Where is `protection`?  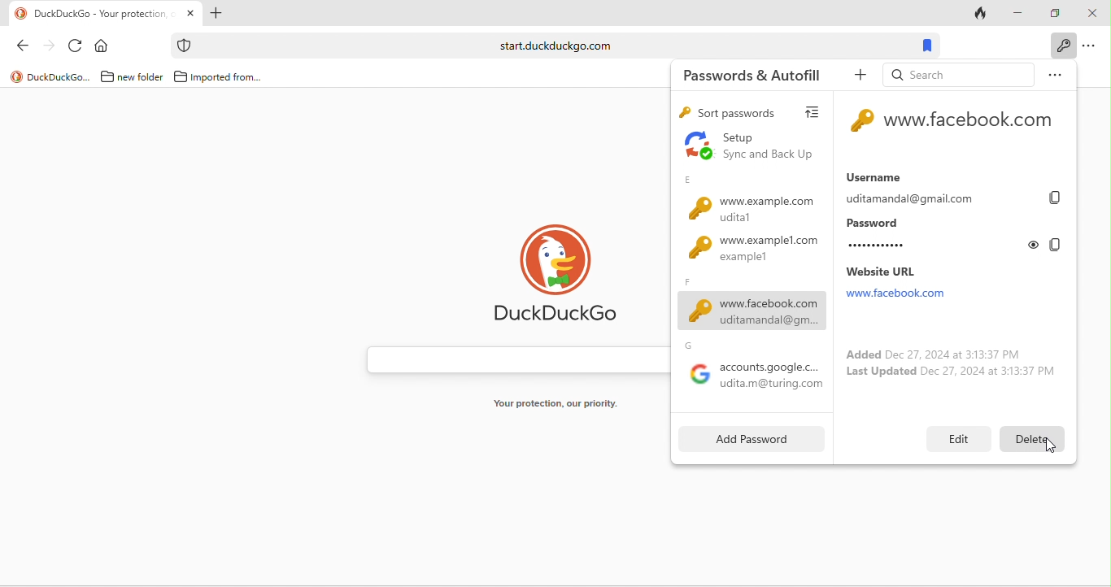
protection is located at coordinates (183, 46).